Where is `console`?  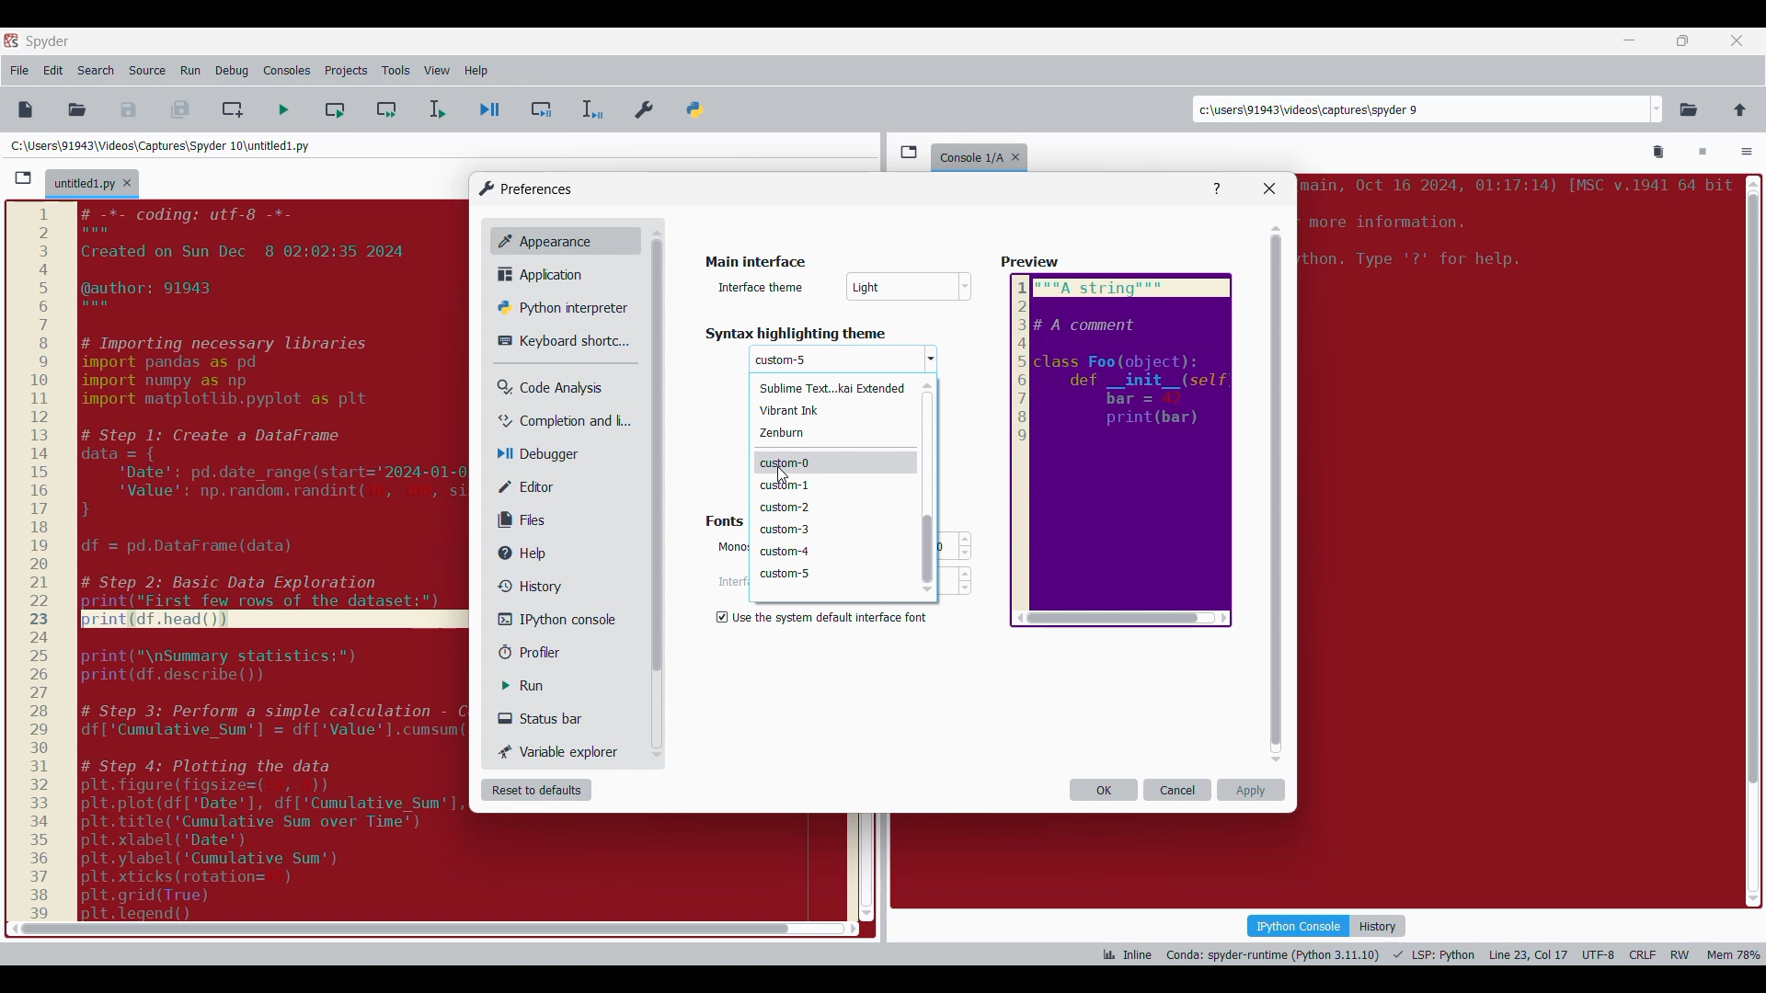
console is located at coordinates (968, 155).